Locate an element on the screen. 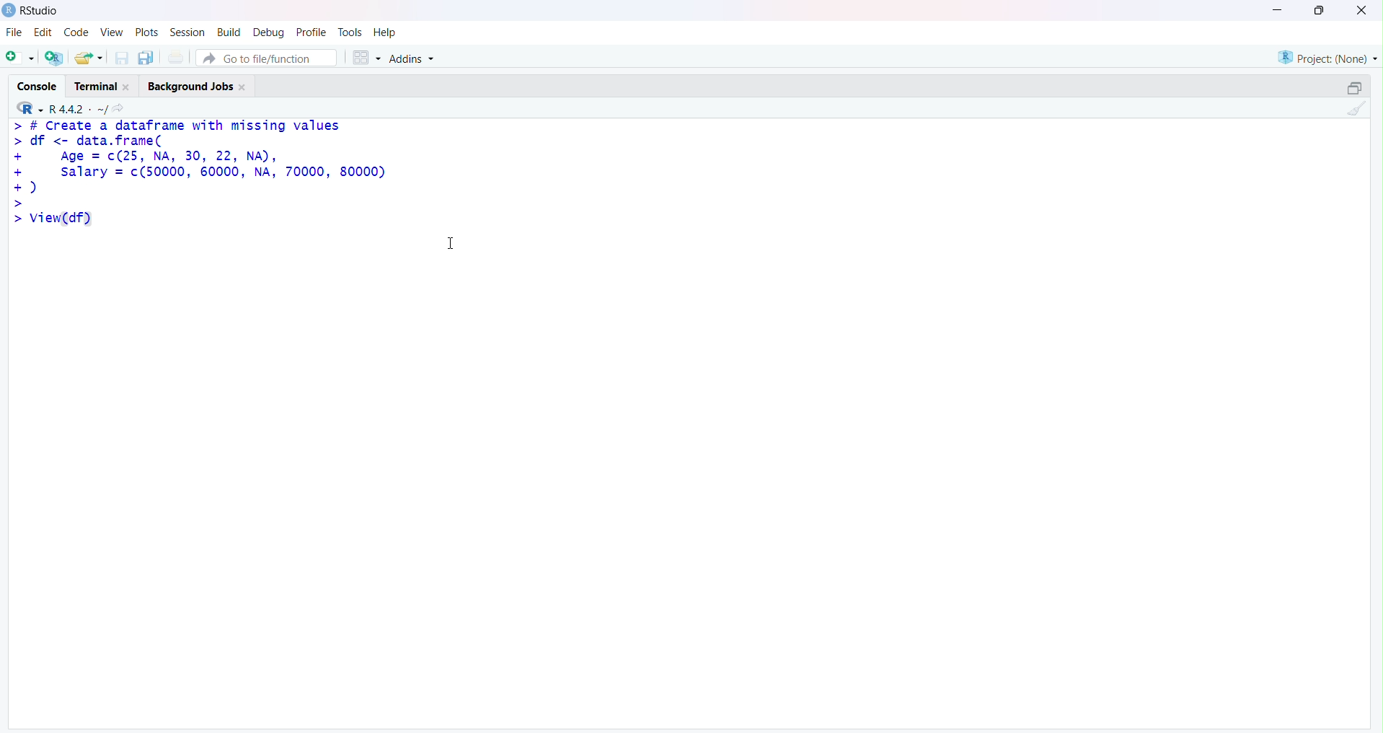 Image resolution: width=1383 pixels, height=733 pixels. Profile is located at coordinates (312, 32).